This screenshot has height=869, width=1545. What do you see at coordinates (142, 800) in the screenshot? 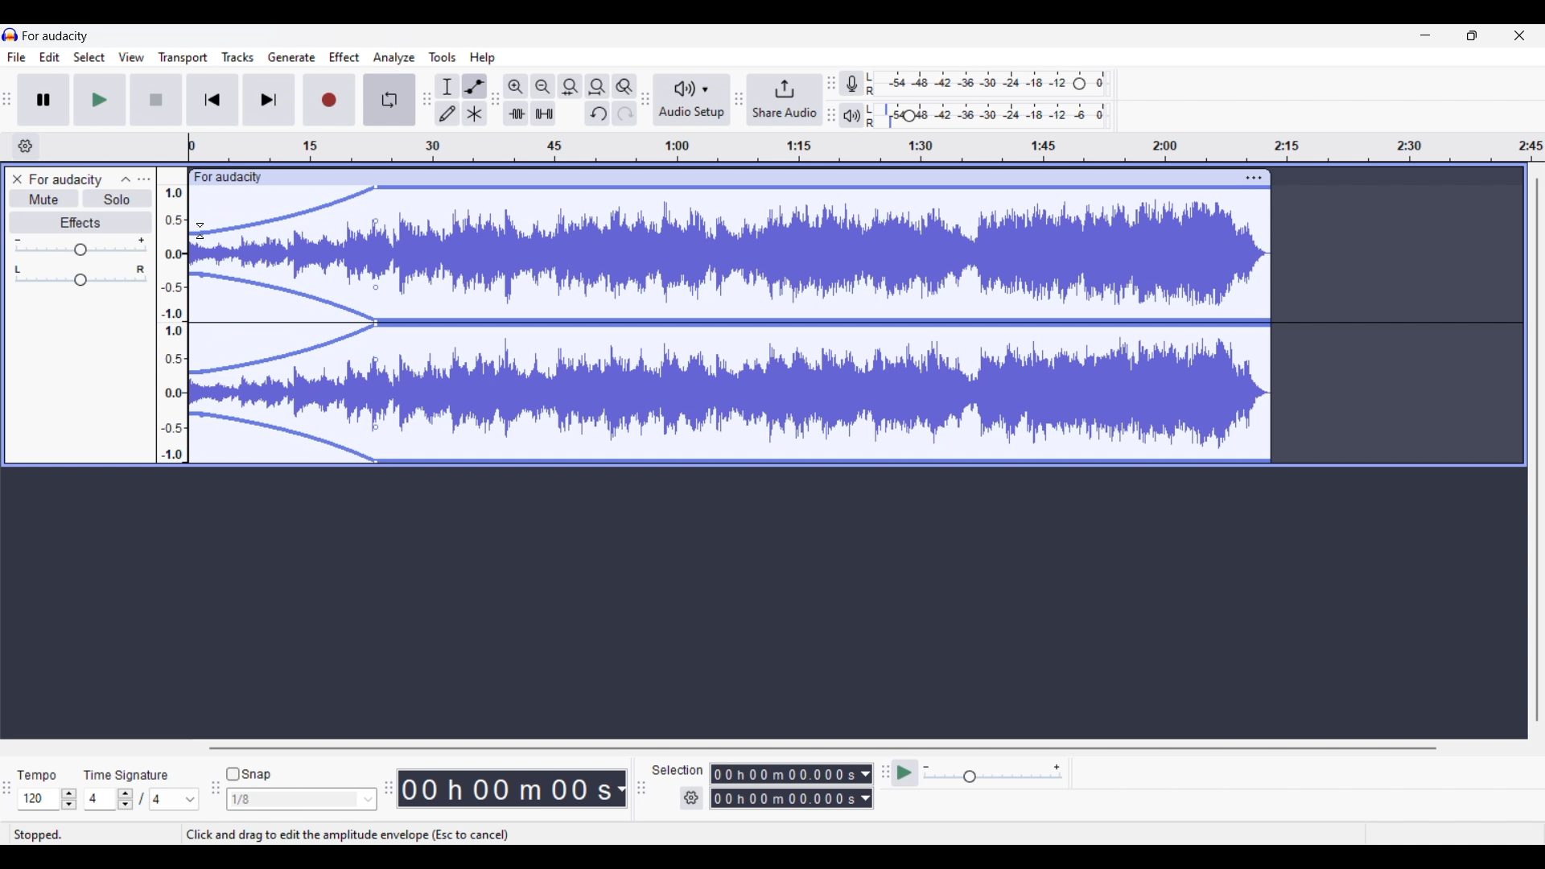
I see `Time signature settings` at bounding box center [142, 800].